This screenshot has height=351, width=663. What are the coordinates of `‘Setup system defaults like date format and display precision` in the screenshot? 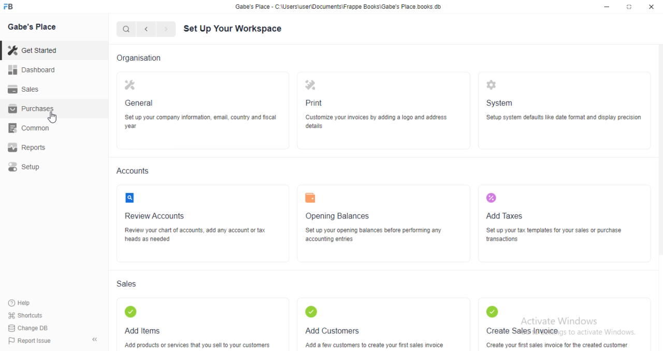 It's located at (565, 119).